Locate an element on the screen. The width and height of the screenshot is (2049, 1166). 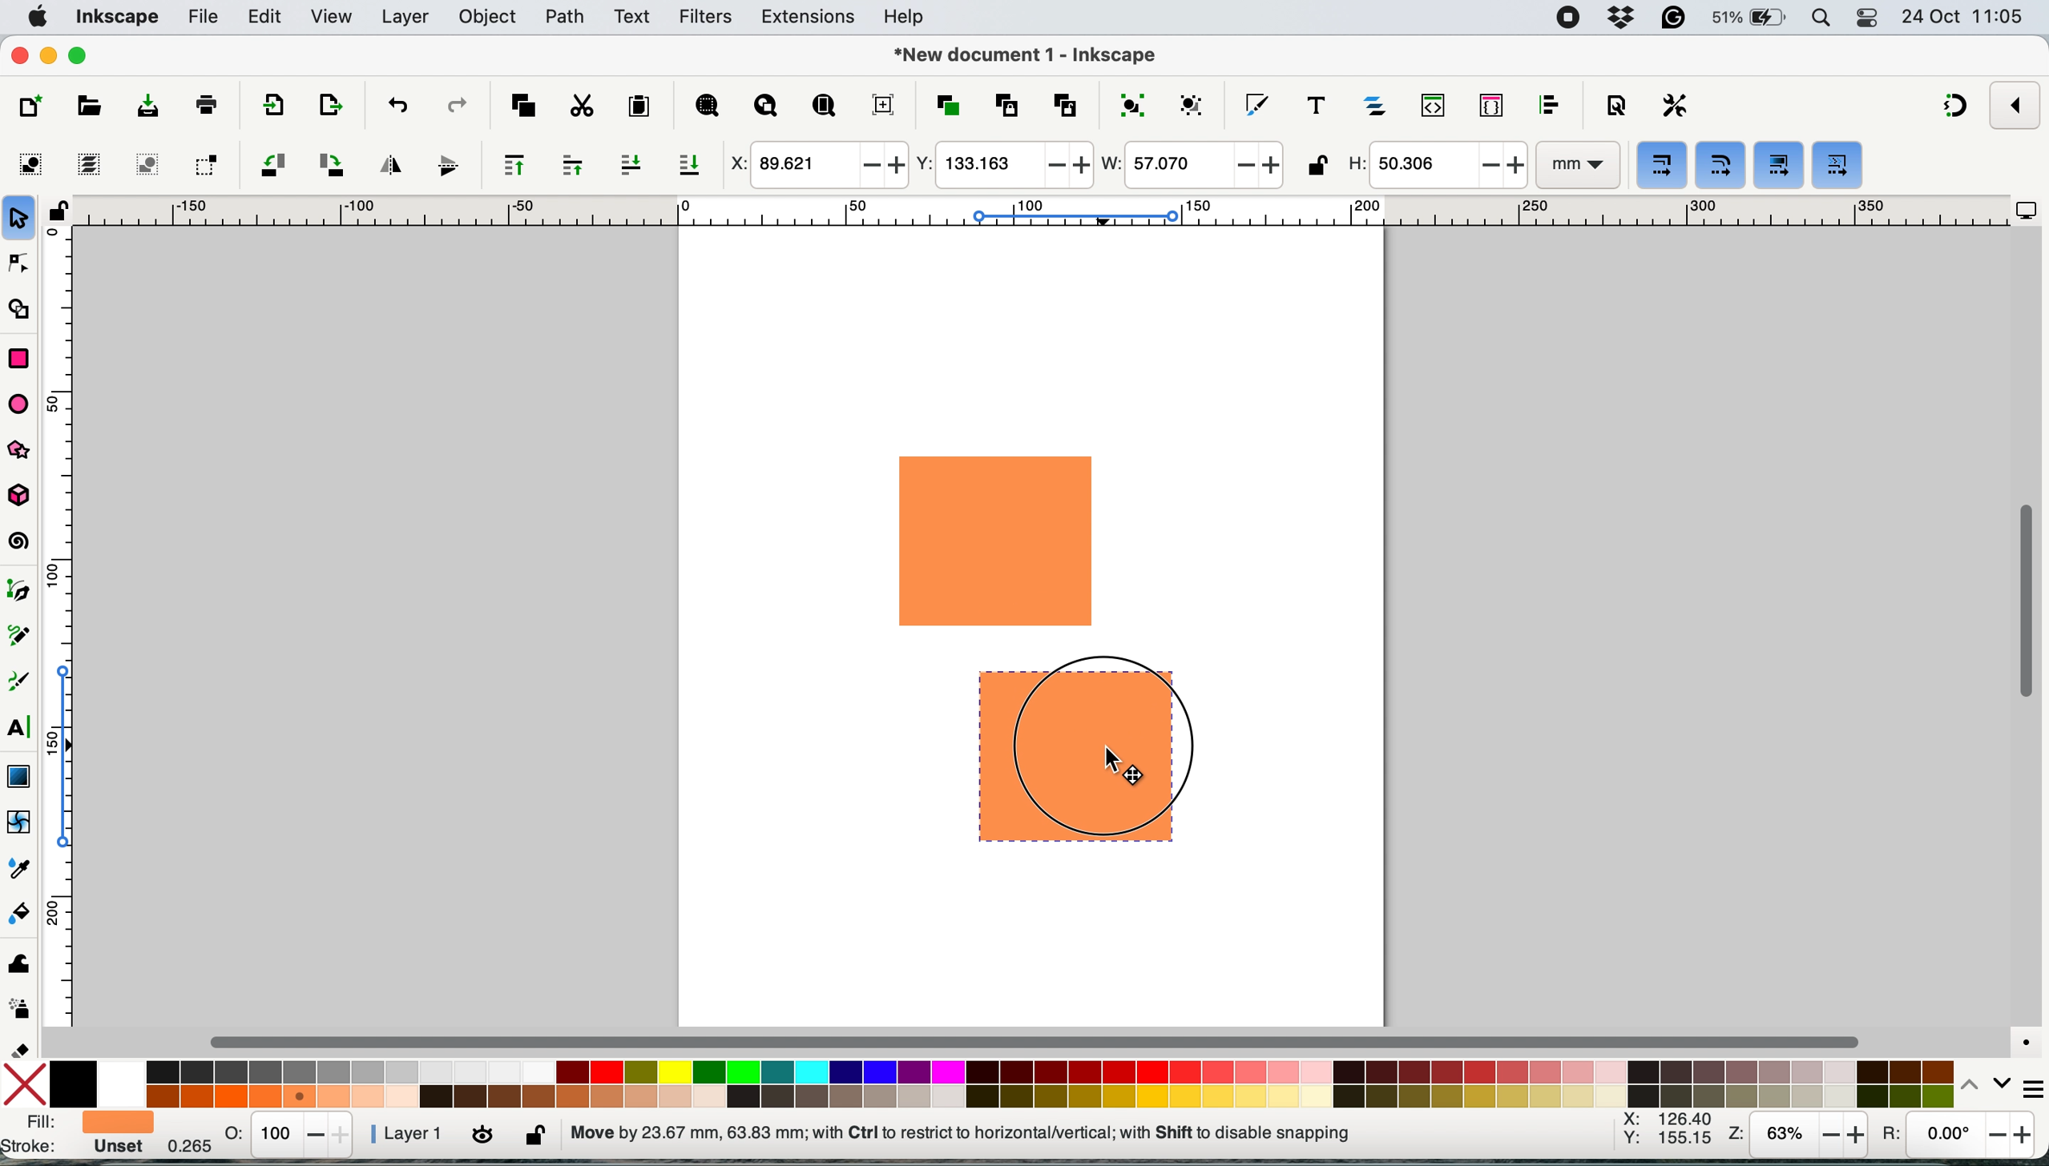
rectangle shape is located at coordinates (996, 541).